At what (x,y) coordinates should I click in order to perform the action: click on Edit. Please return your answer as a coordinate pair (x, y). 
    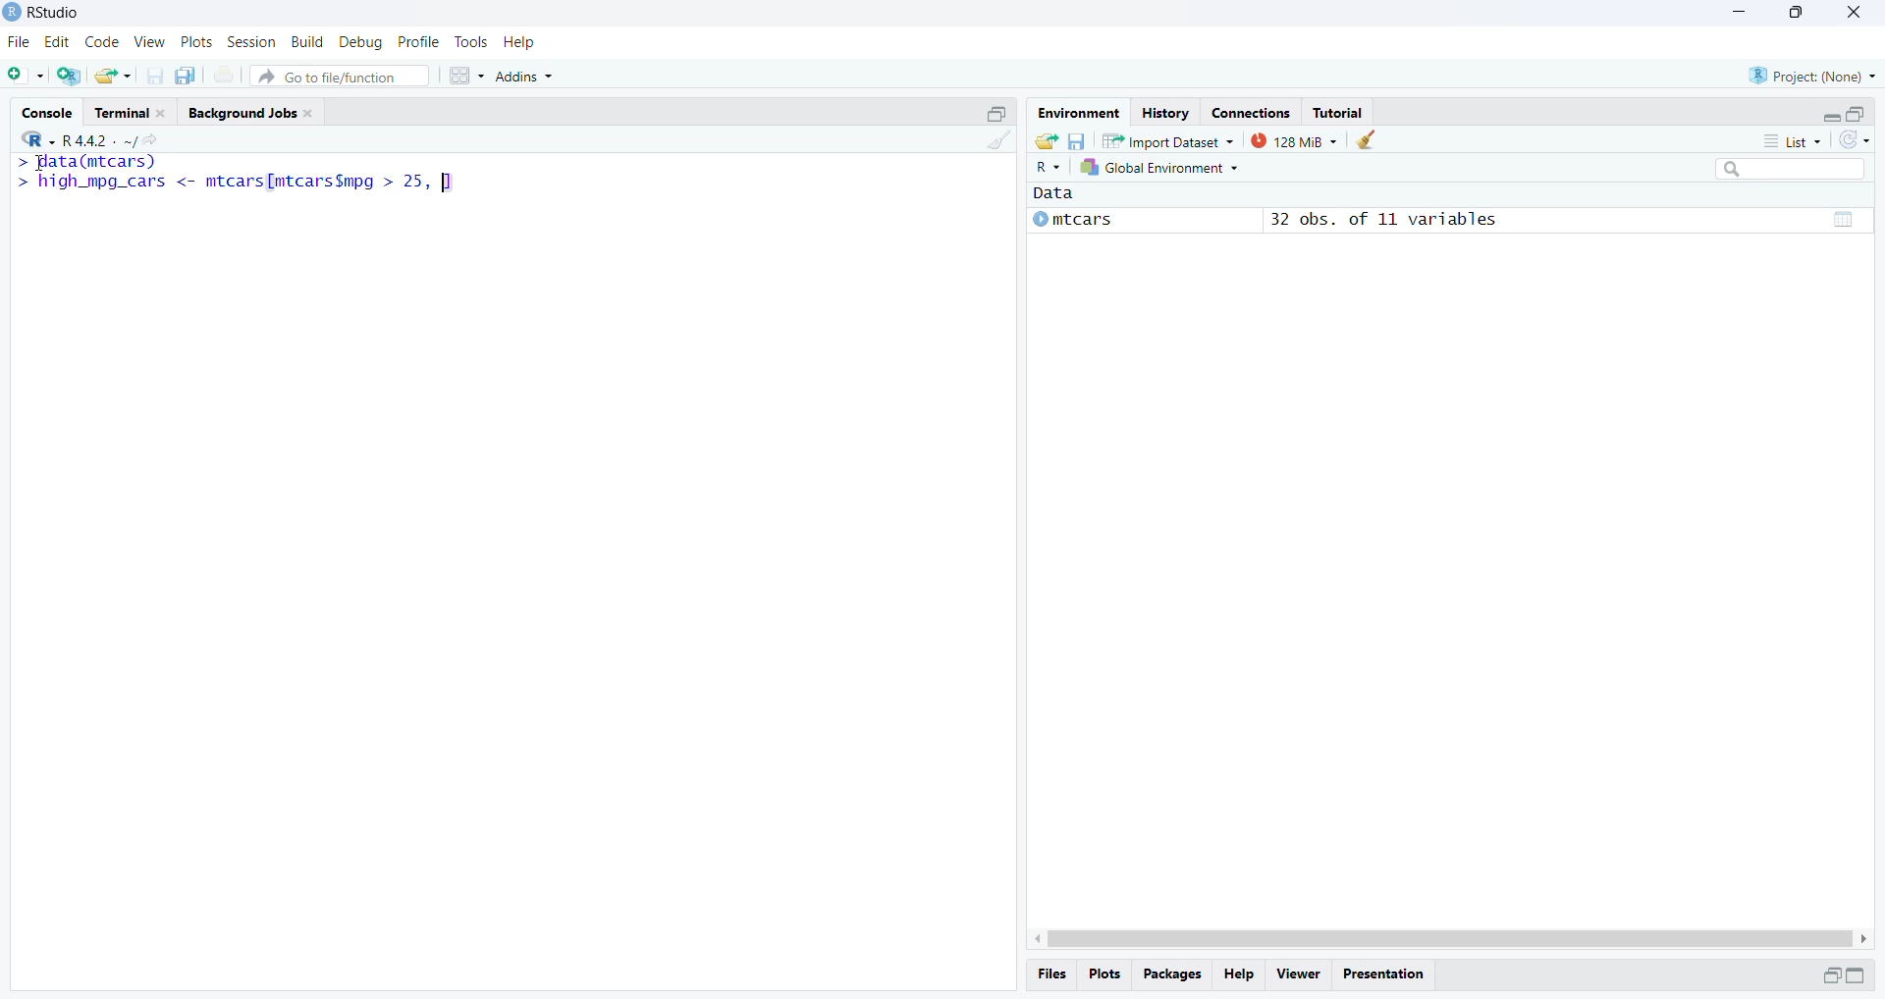
    Looking at the image, I should click on (59, 42).